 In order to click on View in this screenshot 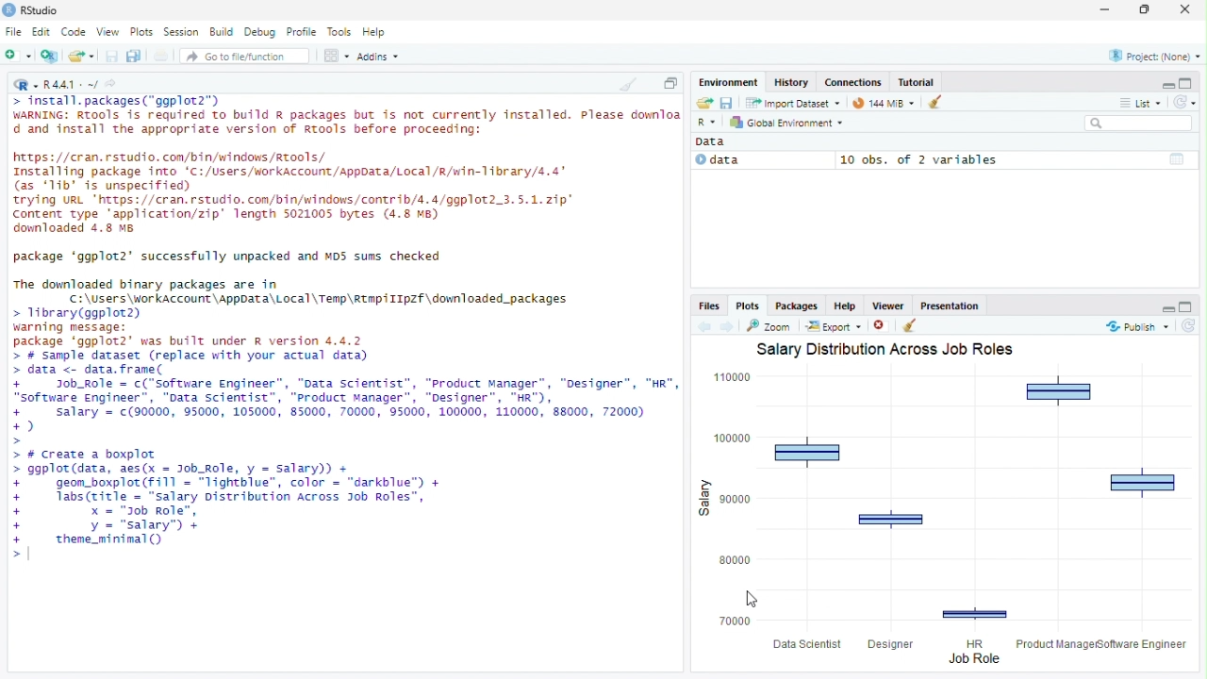, I will do `click(107, 32)`.